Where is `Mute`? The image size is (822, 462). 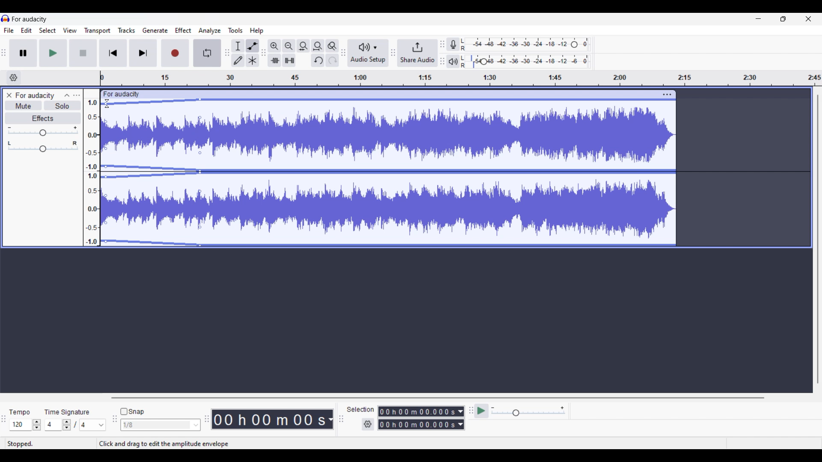 Mute is located at coordinates (24, 107).